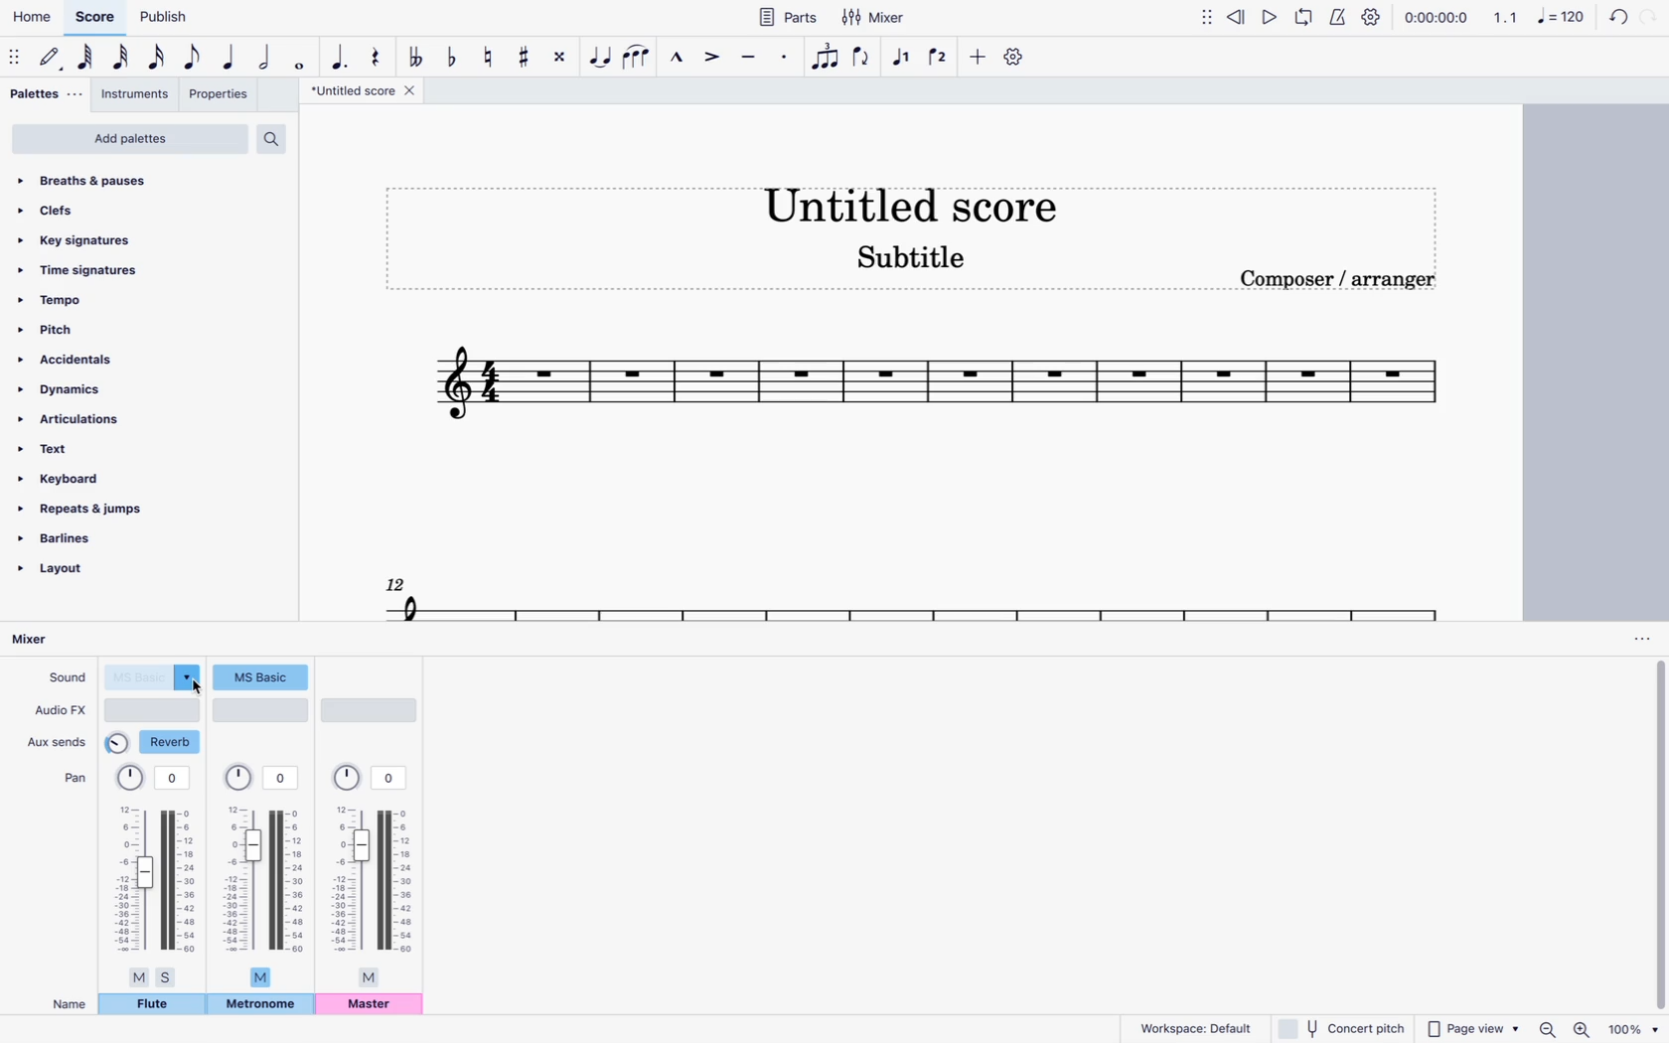  Describe the element at coordinates (1659, 835) in the screenshot. I see `vertical scrollbar` at that location.